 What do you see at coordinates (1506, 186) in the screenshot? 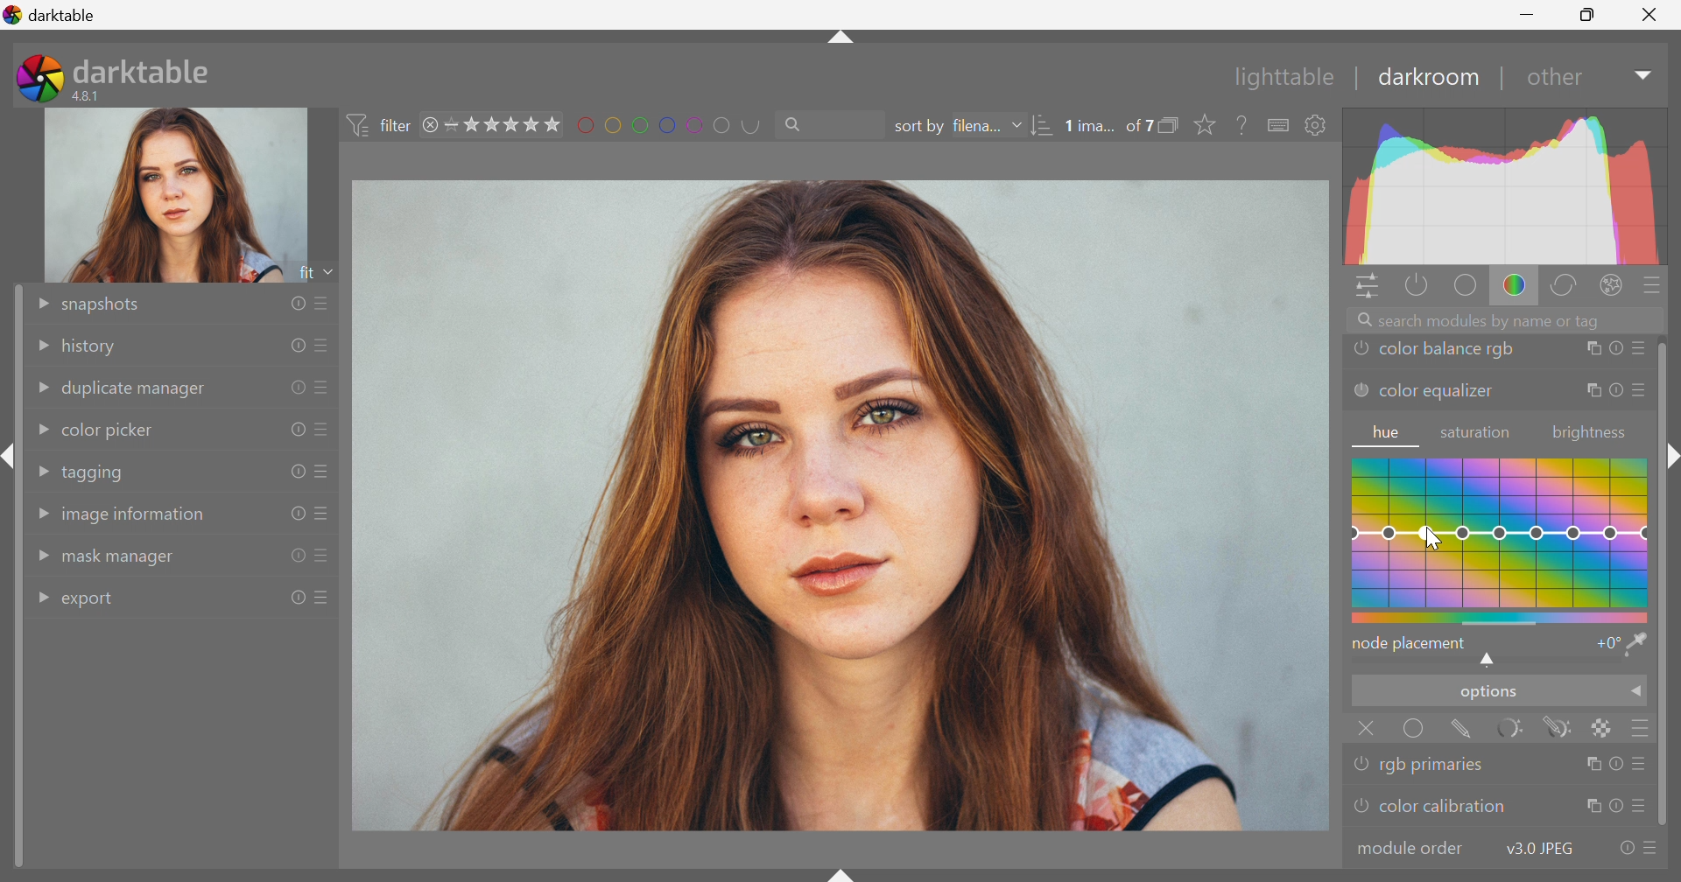
I see `graph` at bounding box center [1506, 186].